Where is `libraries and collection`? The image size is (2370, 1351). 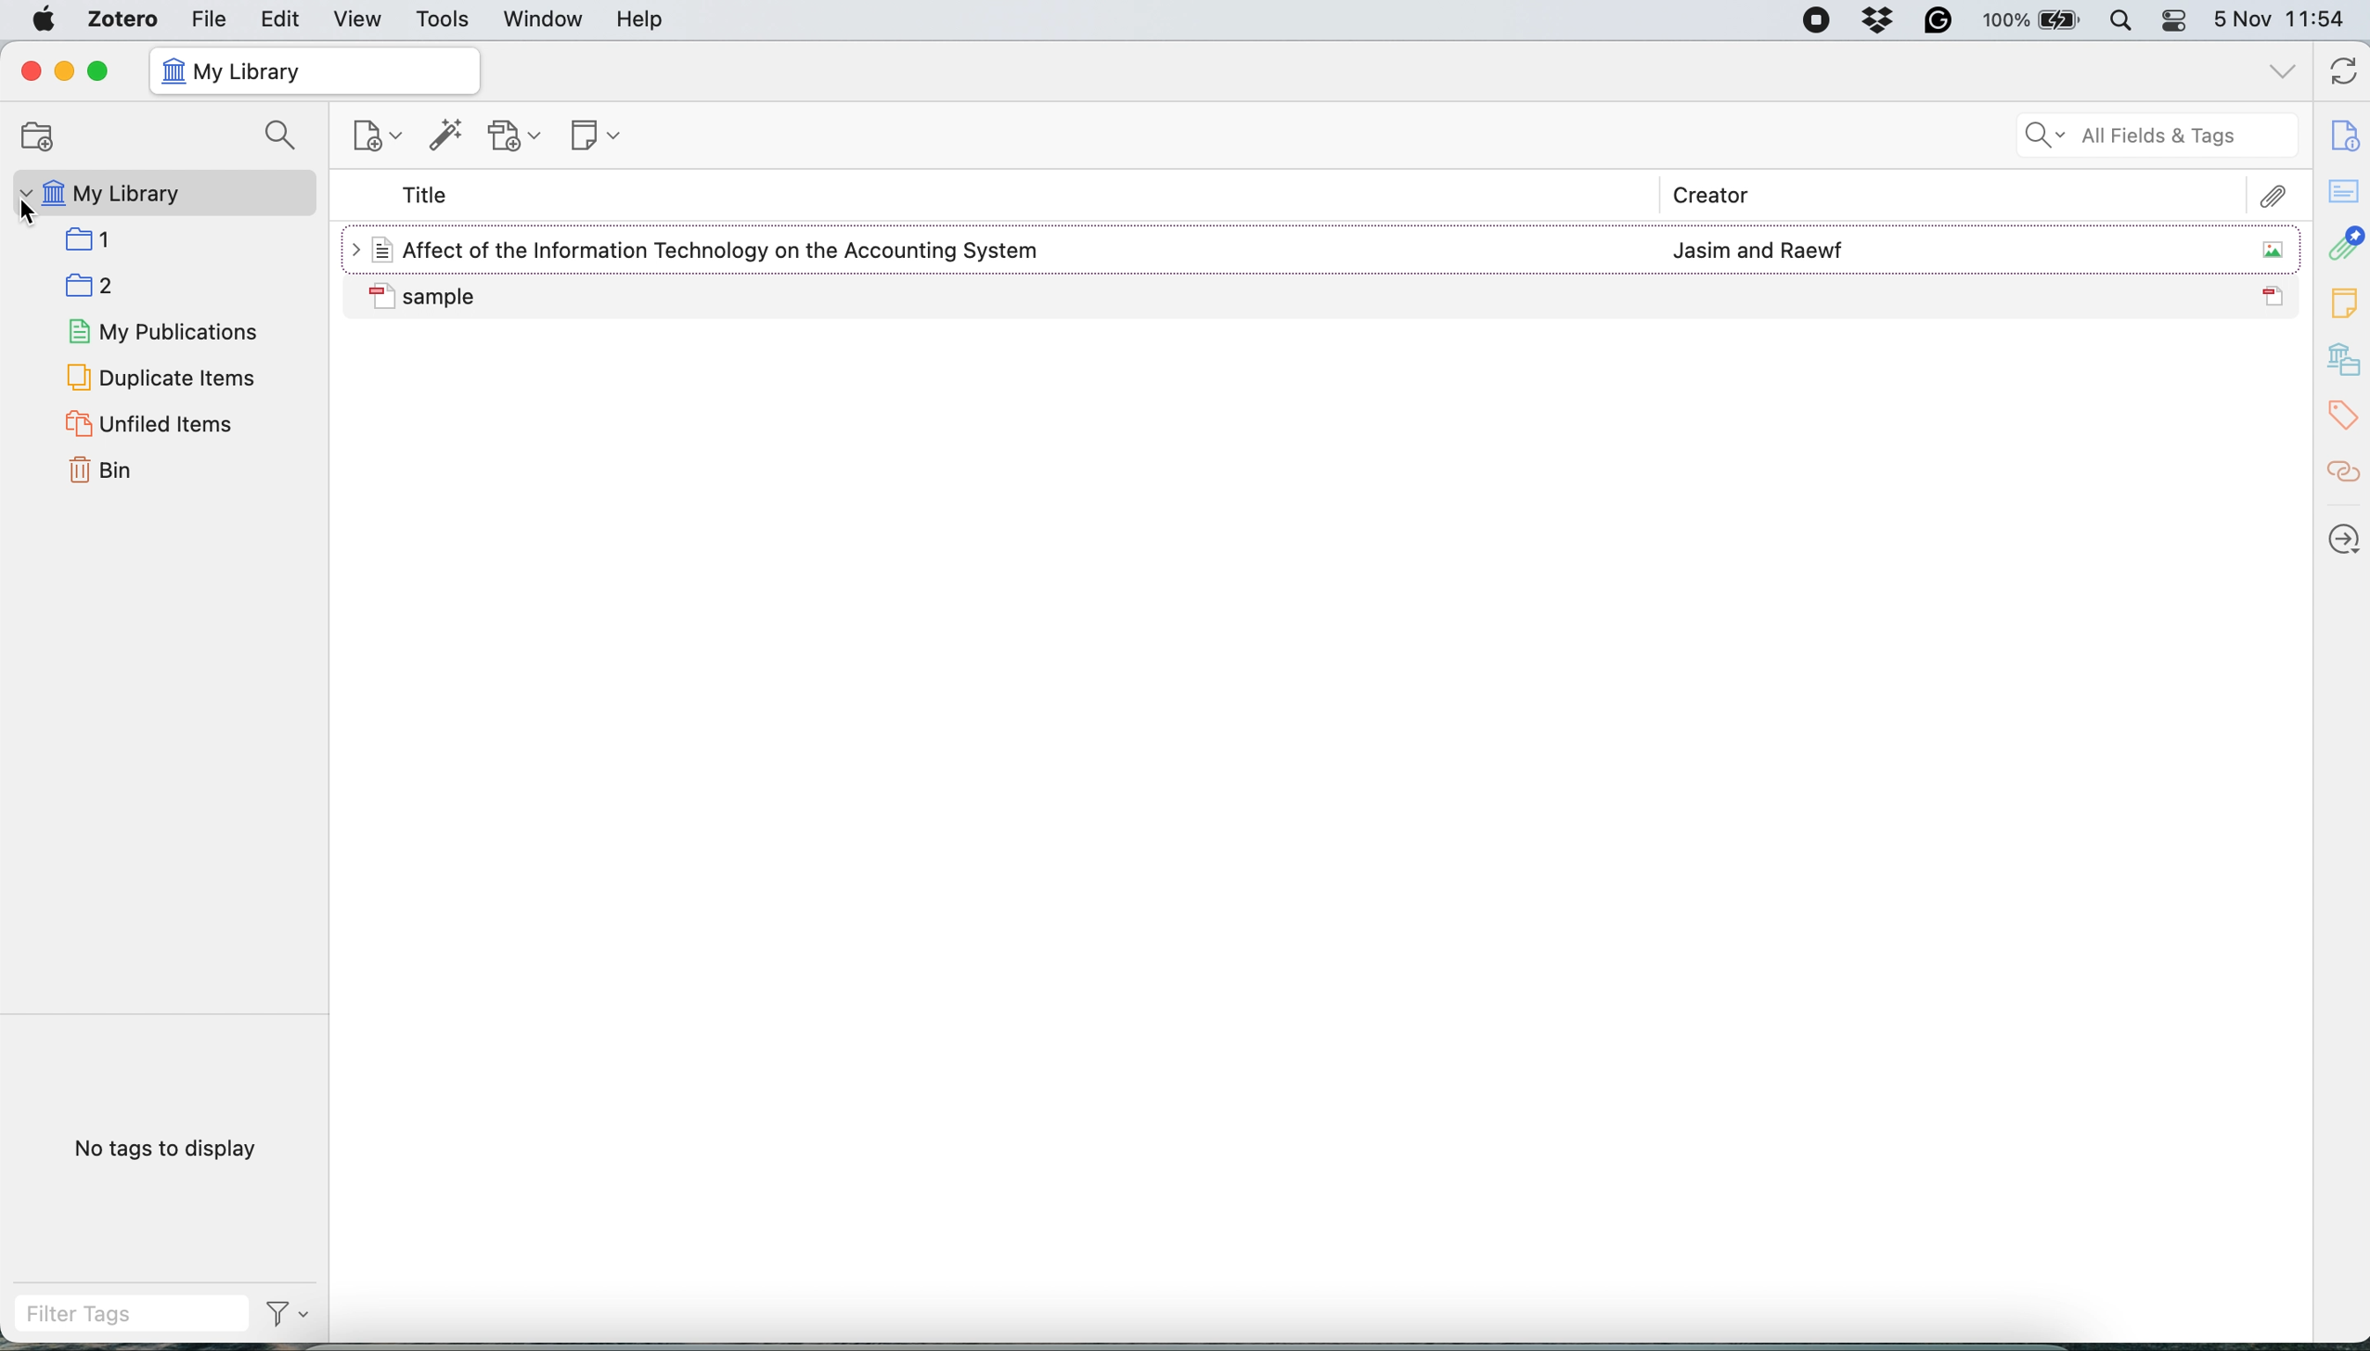
libraries and collection is located at coordinates (2340, 357).